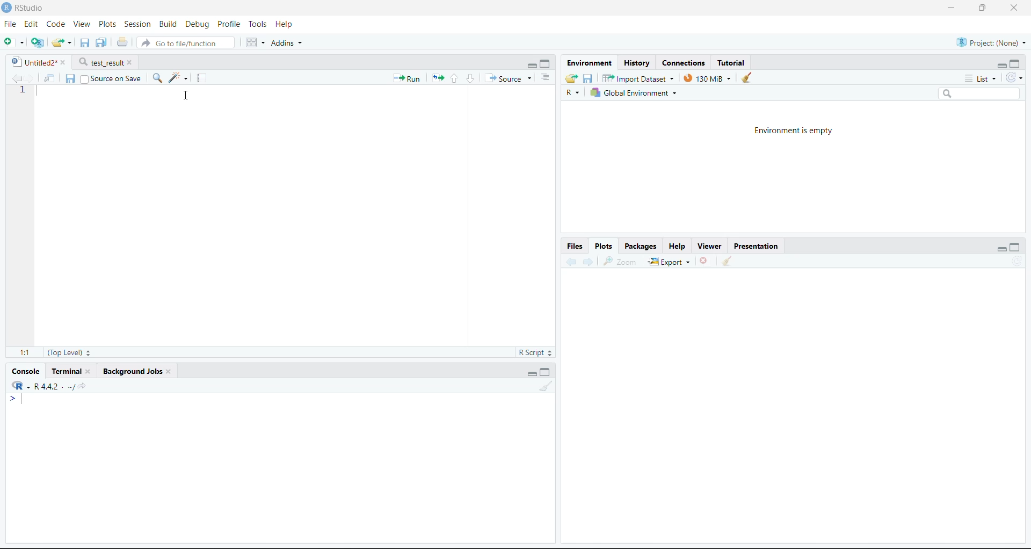 The image size is (1031, 549). Describe the element at coordinates (105, 23) in the screenshot. I see `Plots` at that location.